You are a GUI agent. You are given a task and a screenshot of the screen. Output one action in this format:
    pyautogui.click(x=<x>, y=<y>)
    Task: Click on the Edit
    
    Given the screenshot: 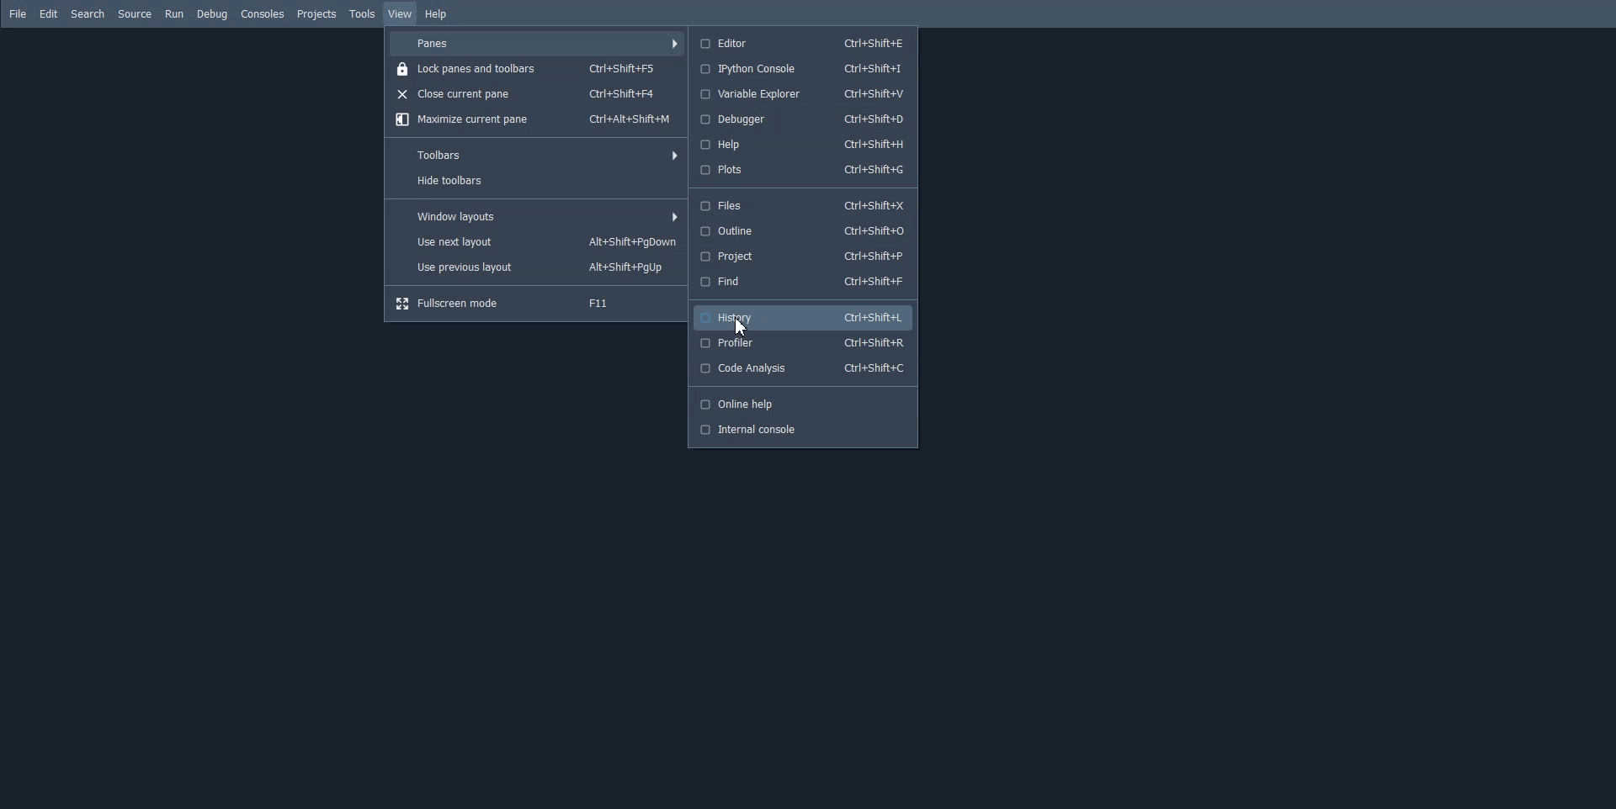 What is the action you would take?
    pyautogui.click(x=49, y=13)
    